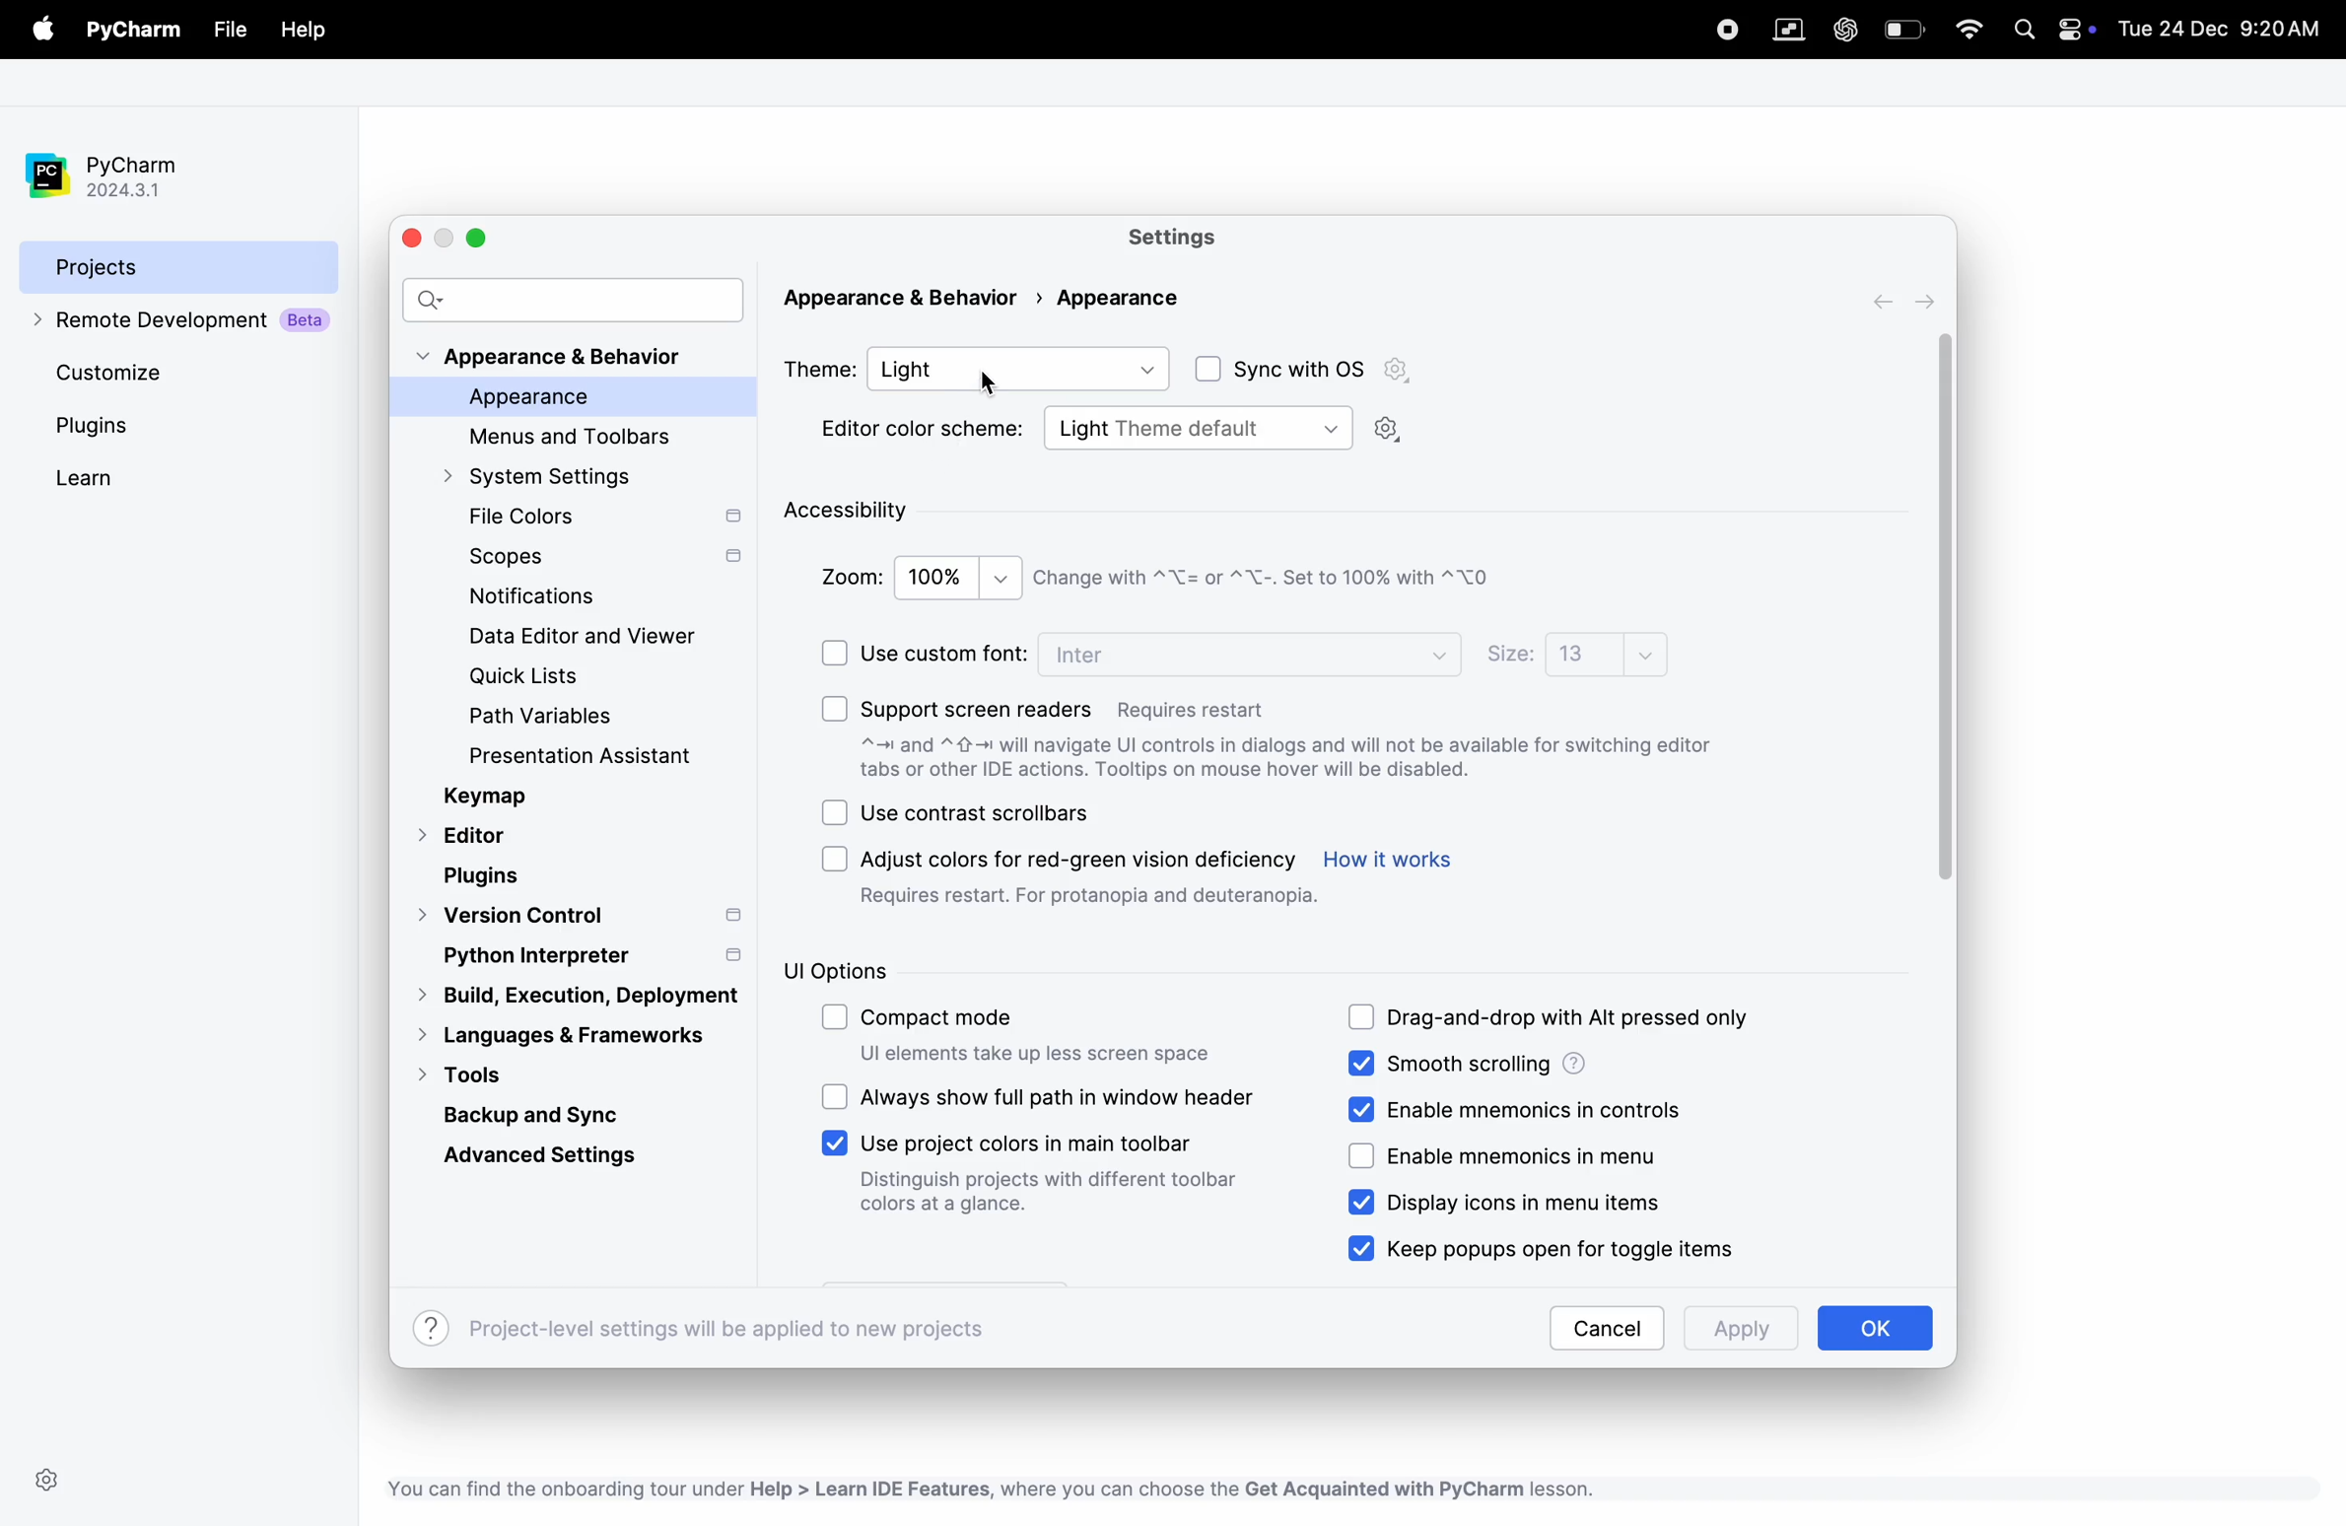  What do you see at coordinates (1068, 704) in the screenshot?
I see `support screen readers` at bounding box center [1068, 704].